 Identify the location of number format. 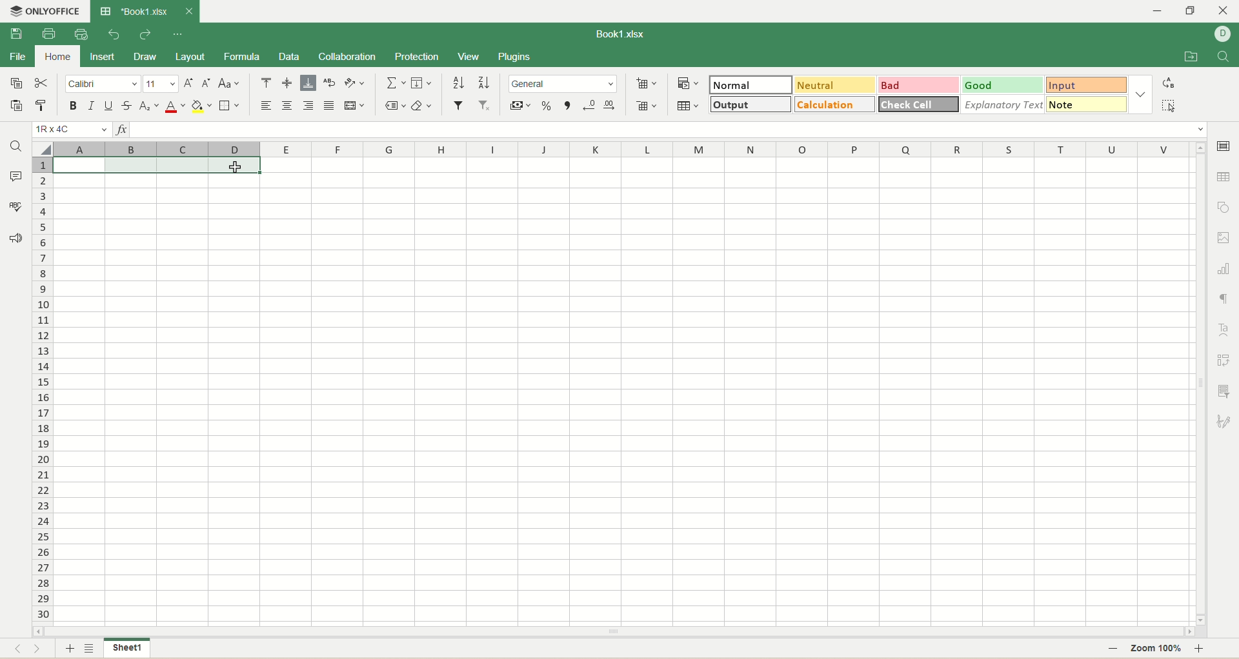
(563, 83).